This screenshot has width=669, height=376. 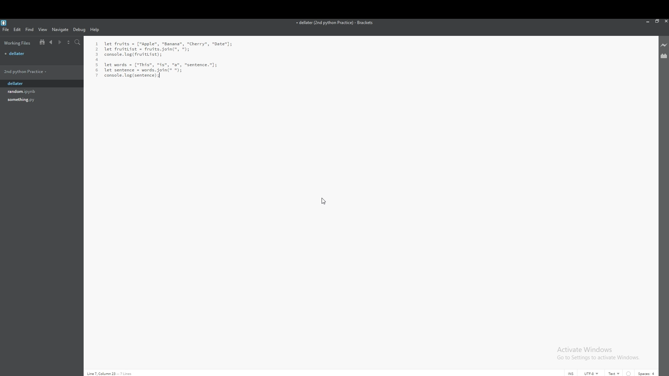 I want to click on file, so click(x=6, y=30).